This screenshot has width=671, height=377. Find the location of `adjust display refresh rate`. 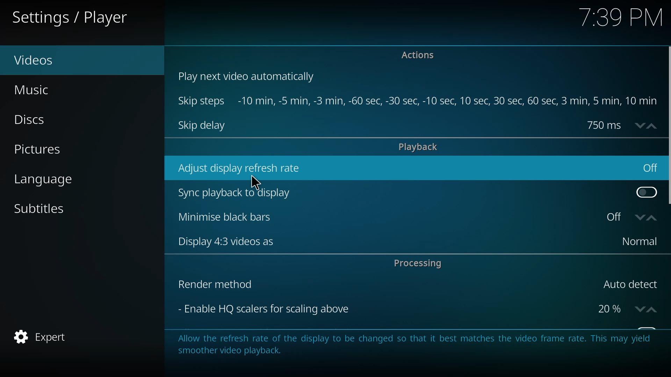

adjust display refresh rate is located at coordinates (240, 168).